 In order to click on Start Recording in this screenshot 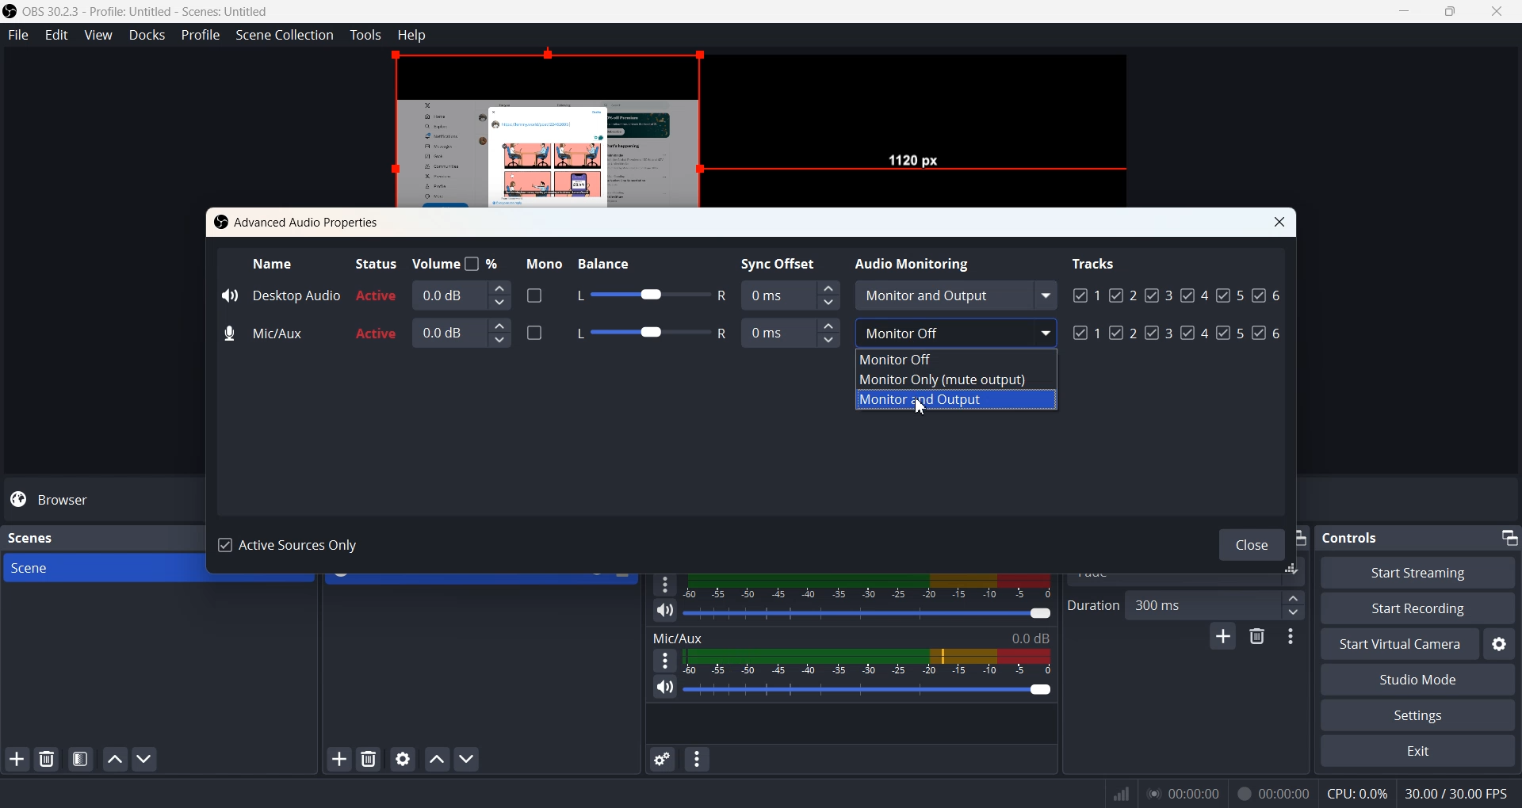, I will do `click(1417, 608)`.